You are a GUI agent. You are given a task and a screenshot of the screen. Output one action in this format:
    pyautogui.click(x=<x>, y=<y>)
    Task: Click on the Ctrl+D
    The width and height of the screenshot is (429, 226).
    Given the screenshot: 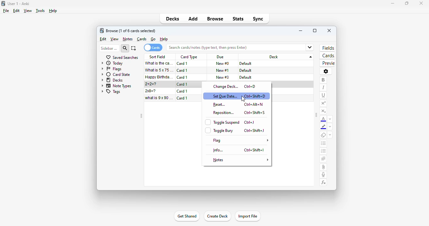 What is the action you would take?
    pyautogui.click(x=250, y=87)
    